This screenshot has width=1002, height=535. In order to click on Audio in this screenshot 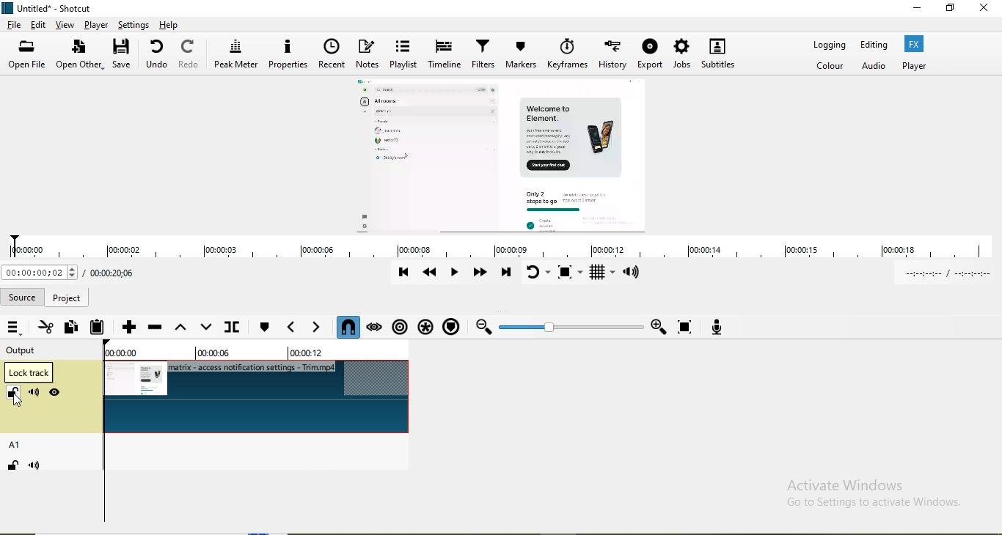, I will do `click(871, 66)`.